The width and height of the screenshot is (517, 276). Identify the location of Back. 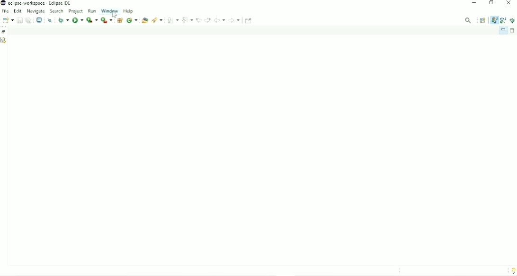
(219, 20).